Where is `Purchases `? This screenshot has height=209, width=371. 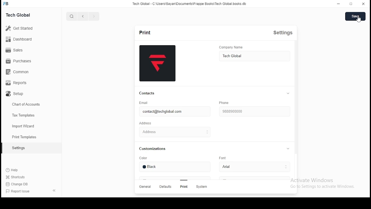
Purchases  is located at coordinates (23, 62).